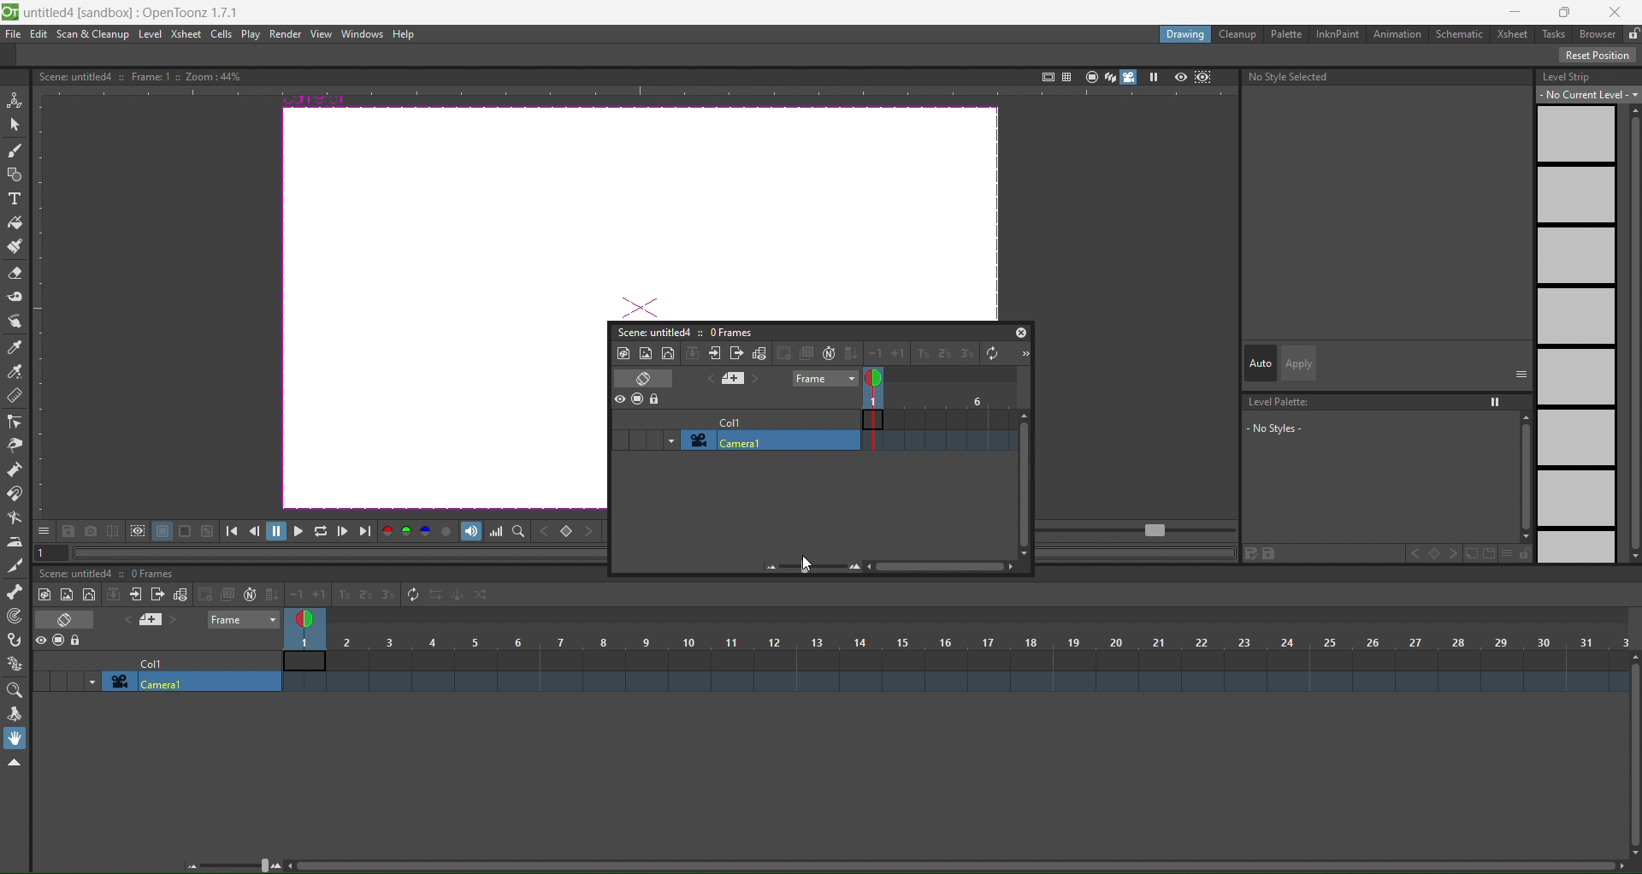 The image size is (1642, 874). Describe the element at coordinates (730, 332) in the screenshot. I see `0 frames` at that location.